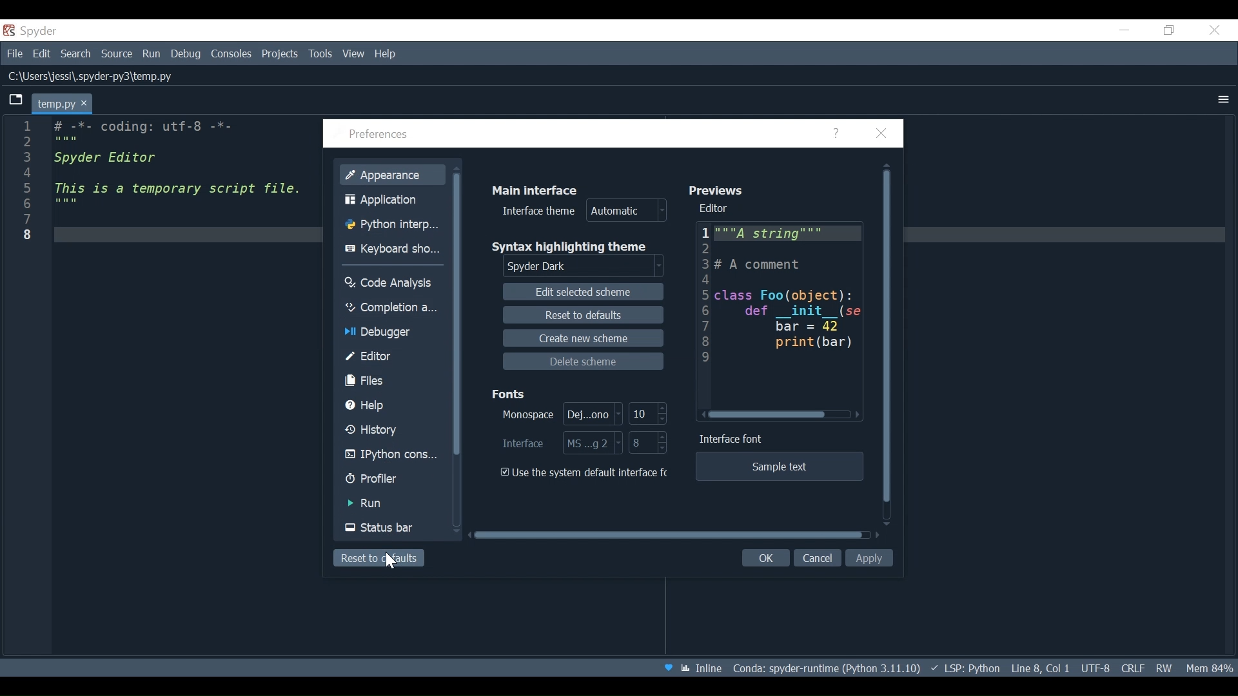  Describe the element at coordinates (674, 535) in the screenshot. I see `Horizontal Scroll bar` at that location.